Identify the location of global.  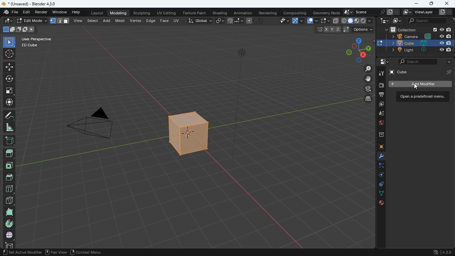
(197, 21).